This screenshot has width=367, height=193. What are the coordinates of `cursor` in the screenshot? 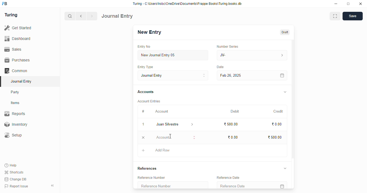 It's located at (170, 136).